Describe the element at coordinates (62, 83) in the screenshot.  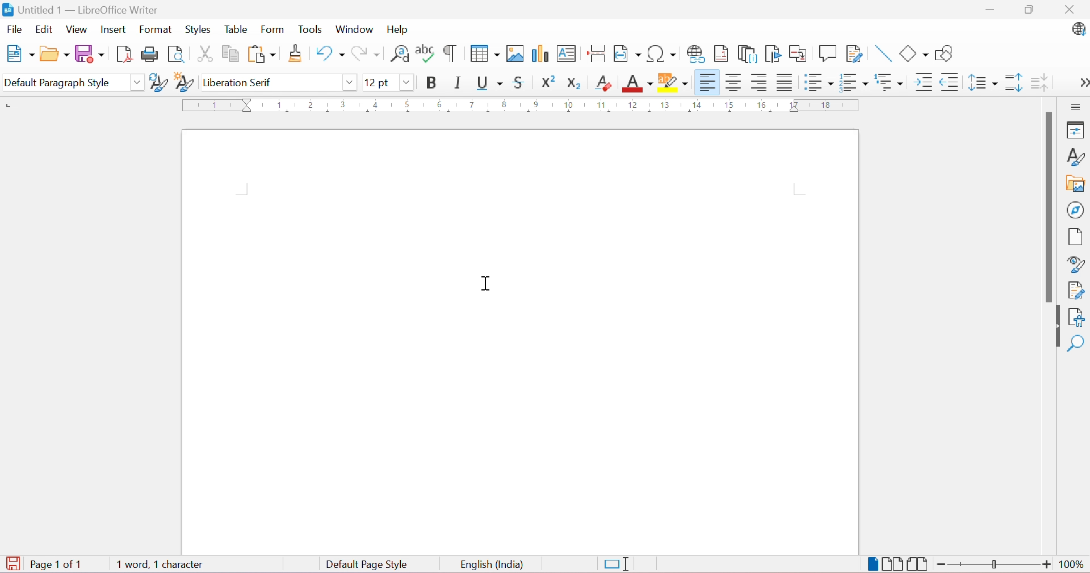
I see `Default Paragraph Style` at that location.